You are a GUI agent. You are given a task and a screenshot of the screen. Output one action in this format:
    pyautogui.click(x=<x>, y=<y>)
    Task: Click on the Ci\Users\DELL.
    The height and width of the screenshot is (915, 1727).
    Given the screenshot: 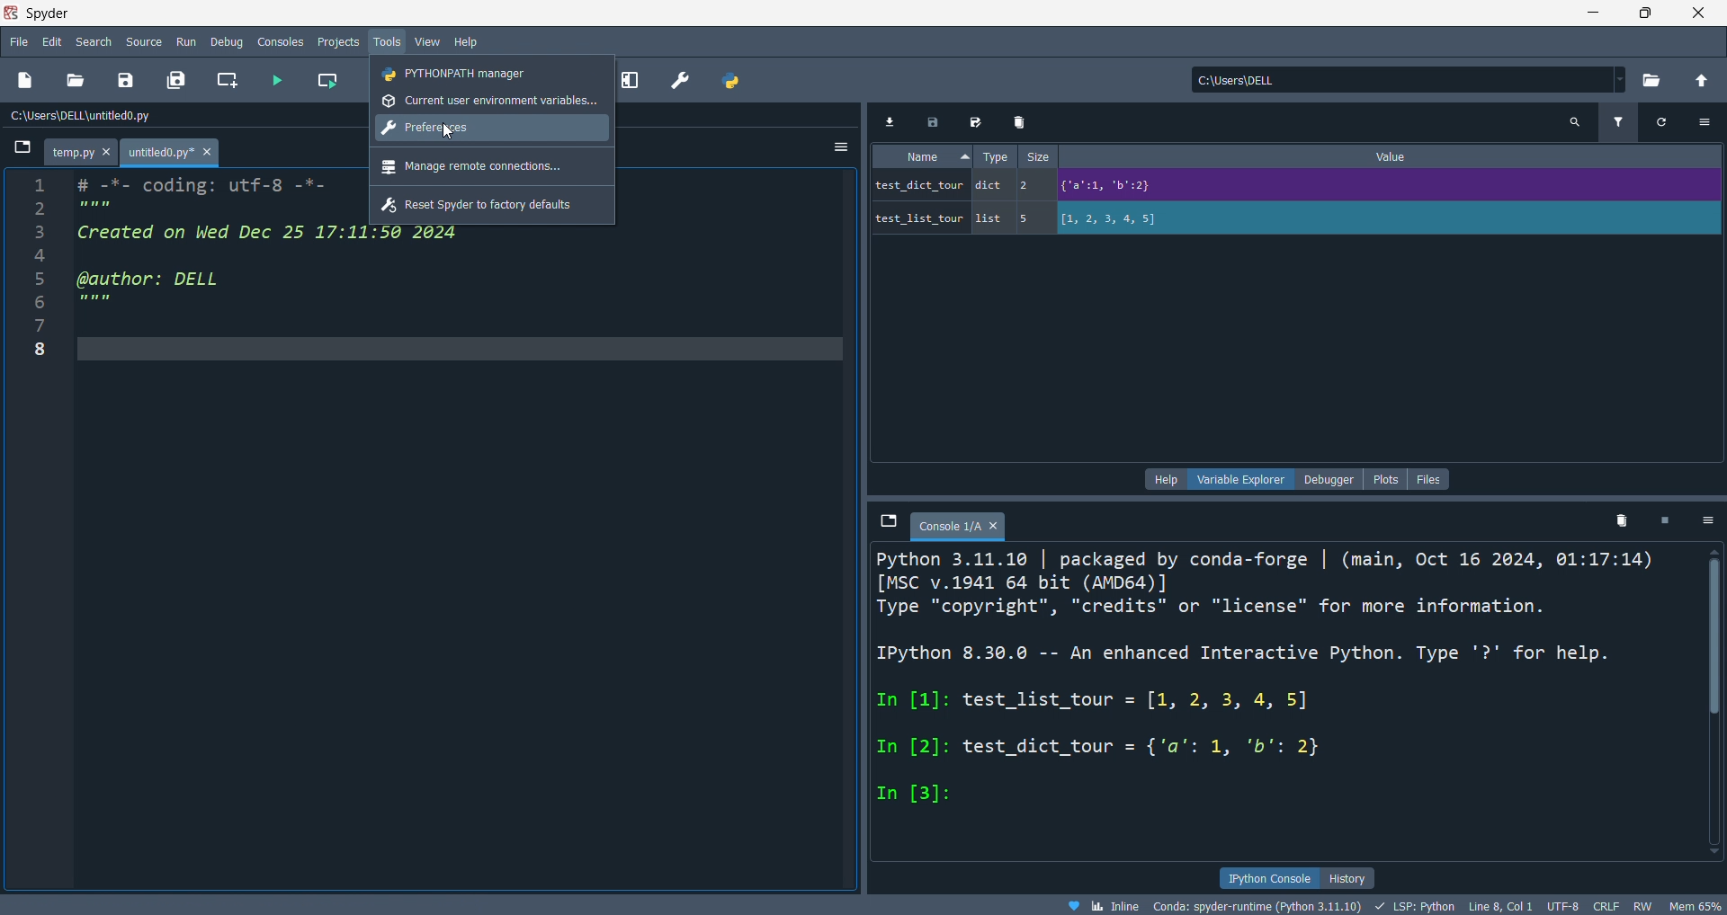 What is the action you would take?
    pyautogui.click(x=1265, y=79)
    